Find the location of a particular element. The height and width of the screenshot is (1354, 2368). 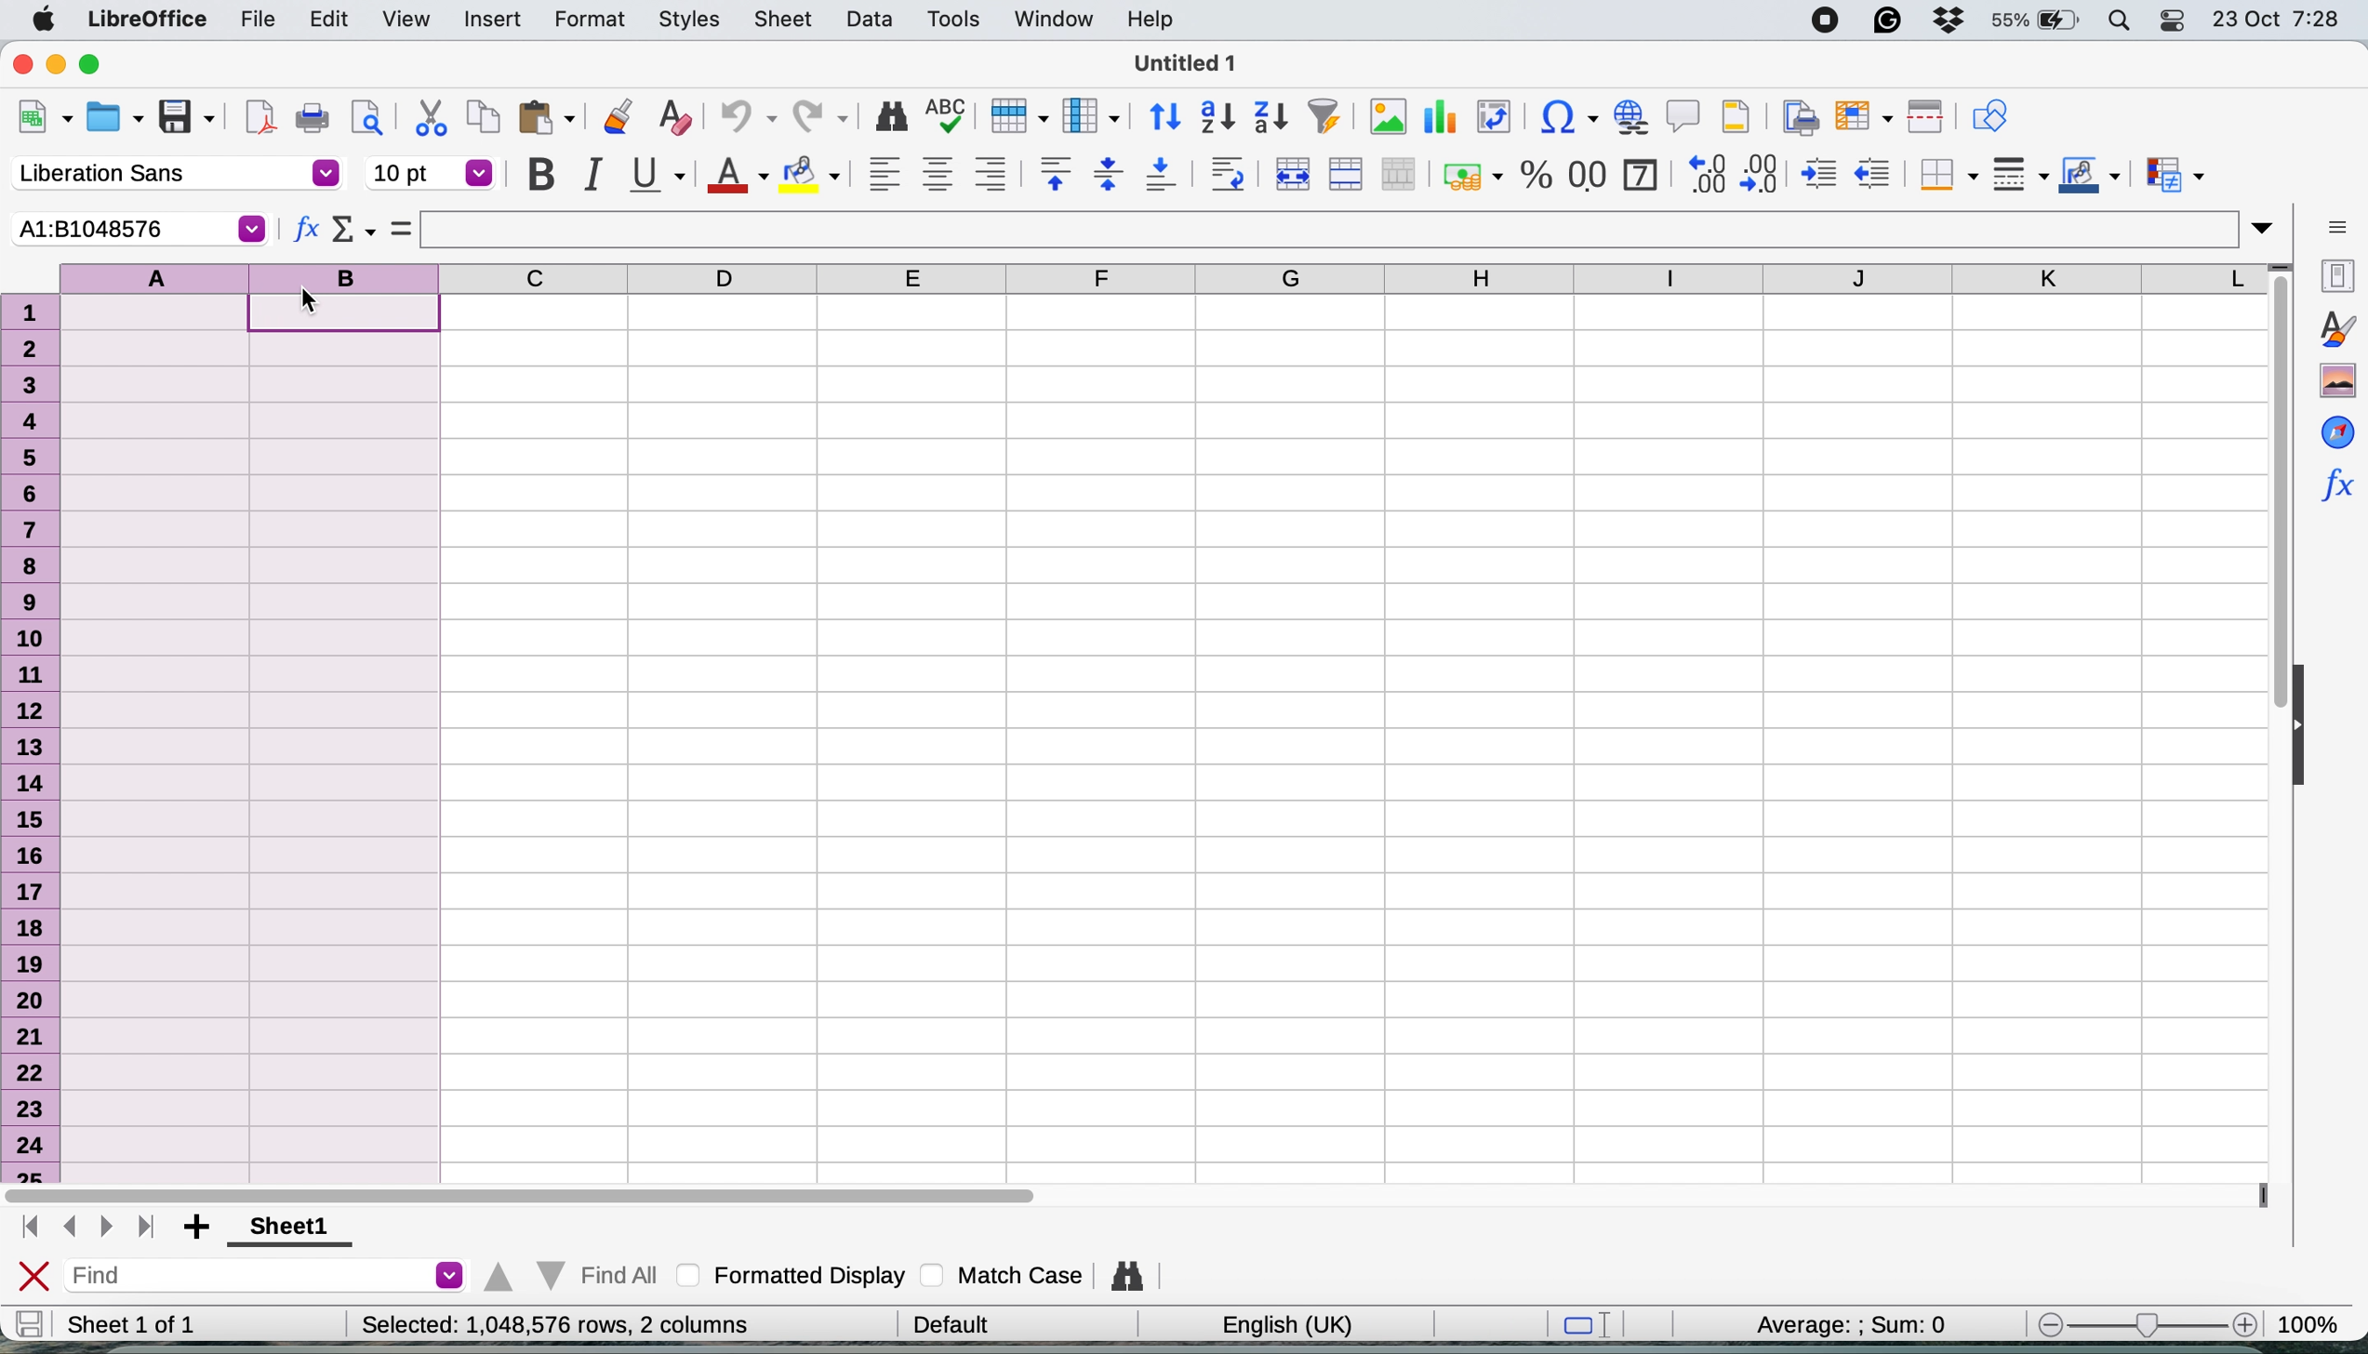

font is located at coordinates (168, 173).